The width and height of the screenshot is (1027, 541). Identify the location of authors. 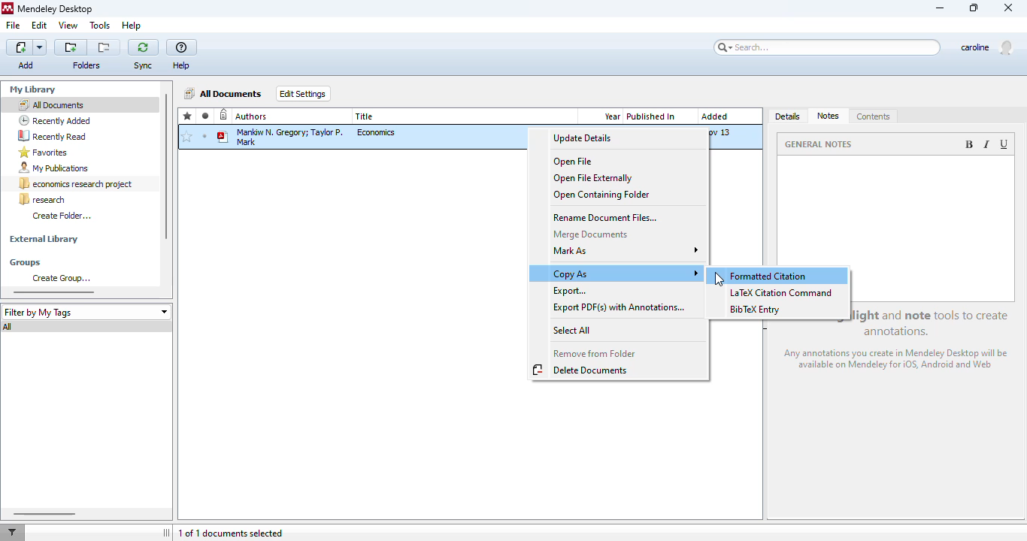
(252, 116).